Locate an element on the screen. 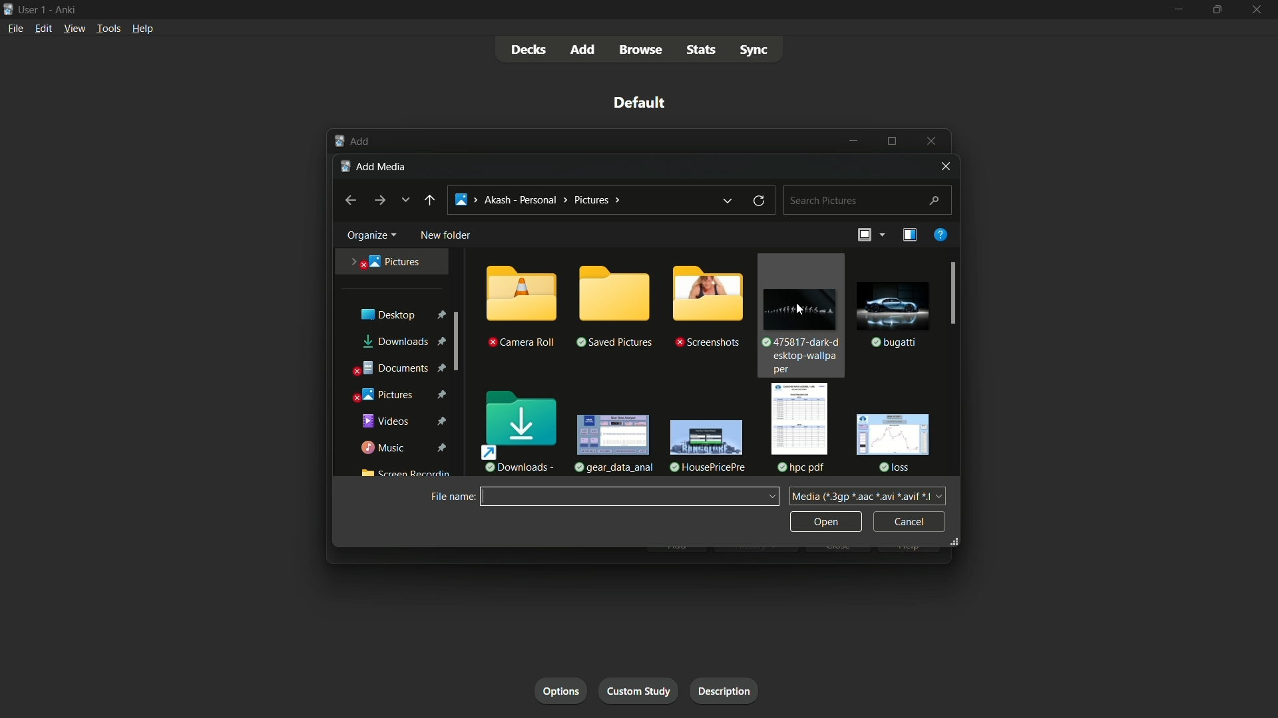 Image resolution: width=1278 pixels, height=718 pixels. cancel is located at coordinates (909, 522).